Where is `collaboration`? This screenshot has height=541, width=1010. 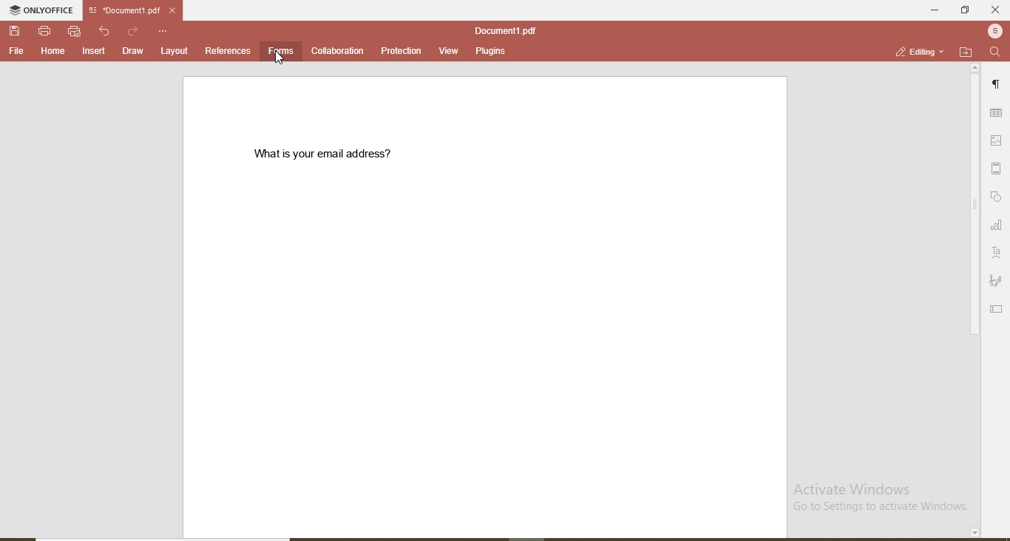
collaboration is located at coordinates (339, 51).